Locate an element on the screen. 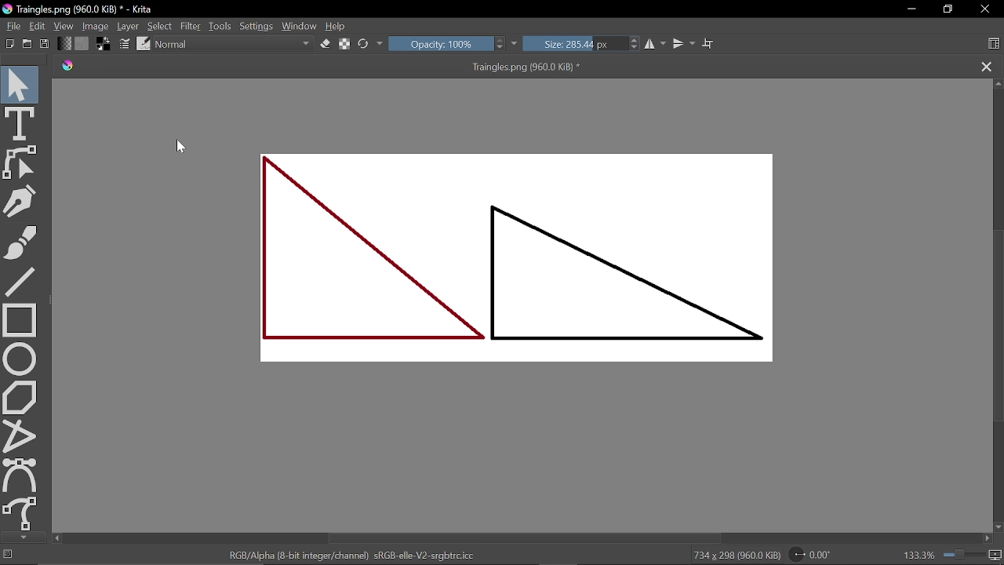 This screenshot has width=1004, height=565. Rotation is located at coordinates (811, 555).